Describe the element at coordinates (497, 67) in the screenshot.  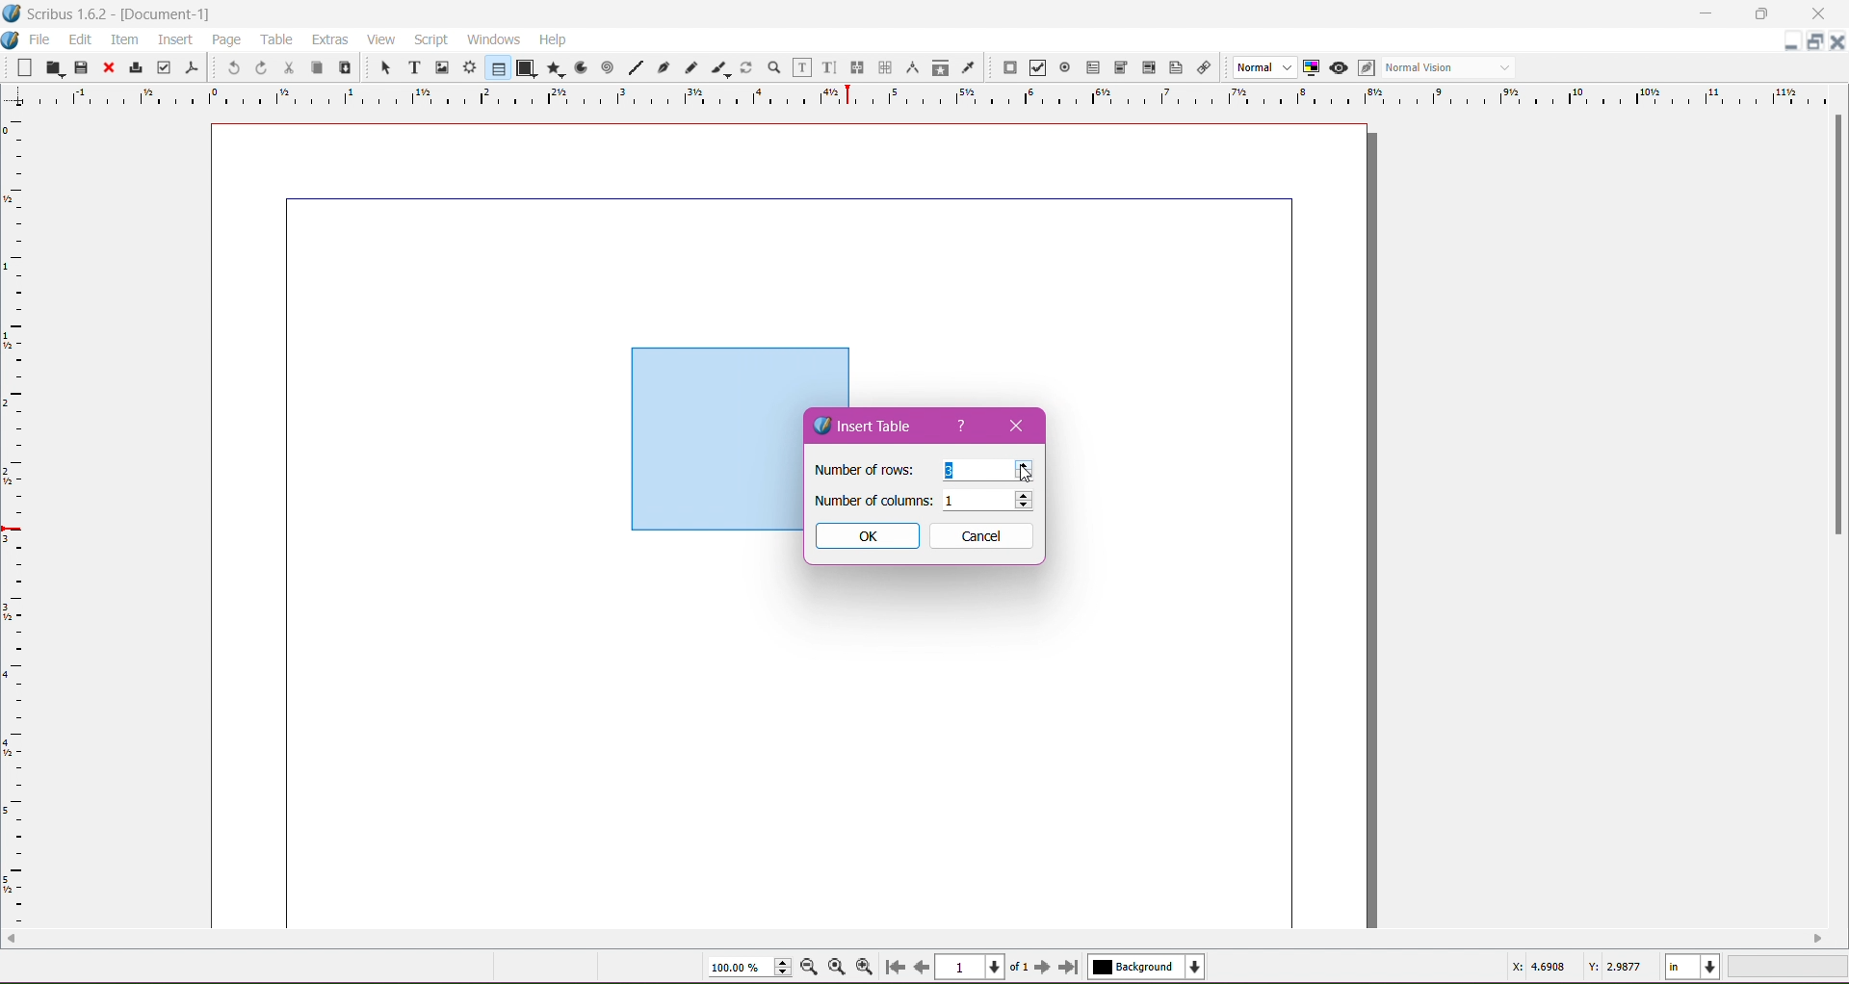
I see `Tables` at that location.